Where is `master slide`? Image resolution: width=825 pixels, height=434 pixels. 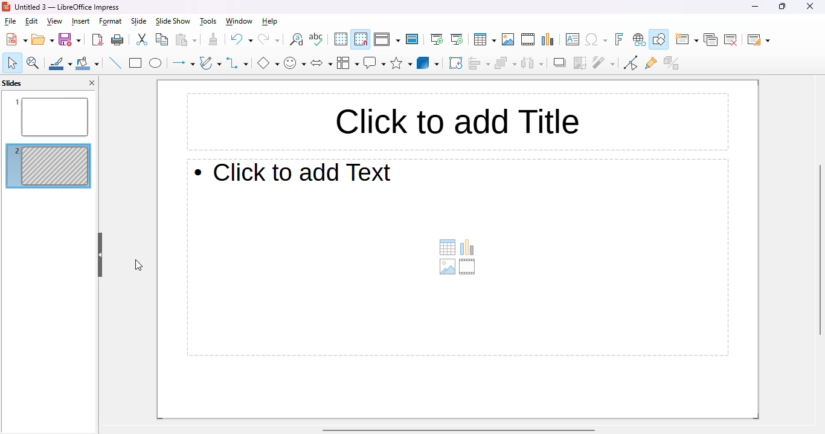
master slide is located at coordinates (412, 39).